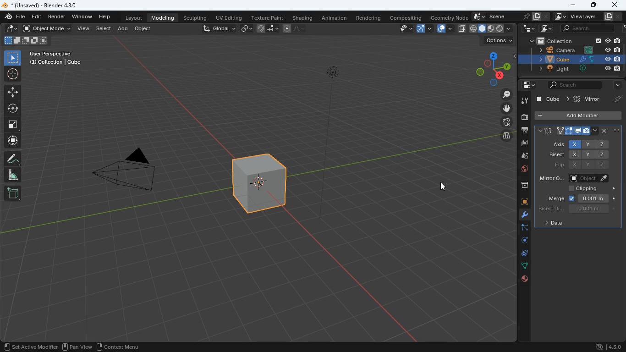 The width and height of the screenshot is (626, 352). What do you see at coordinates (462, 29) in the screenshot?
I see `copy` at bounding box center [462, 29].